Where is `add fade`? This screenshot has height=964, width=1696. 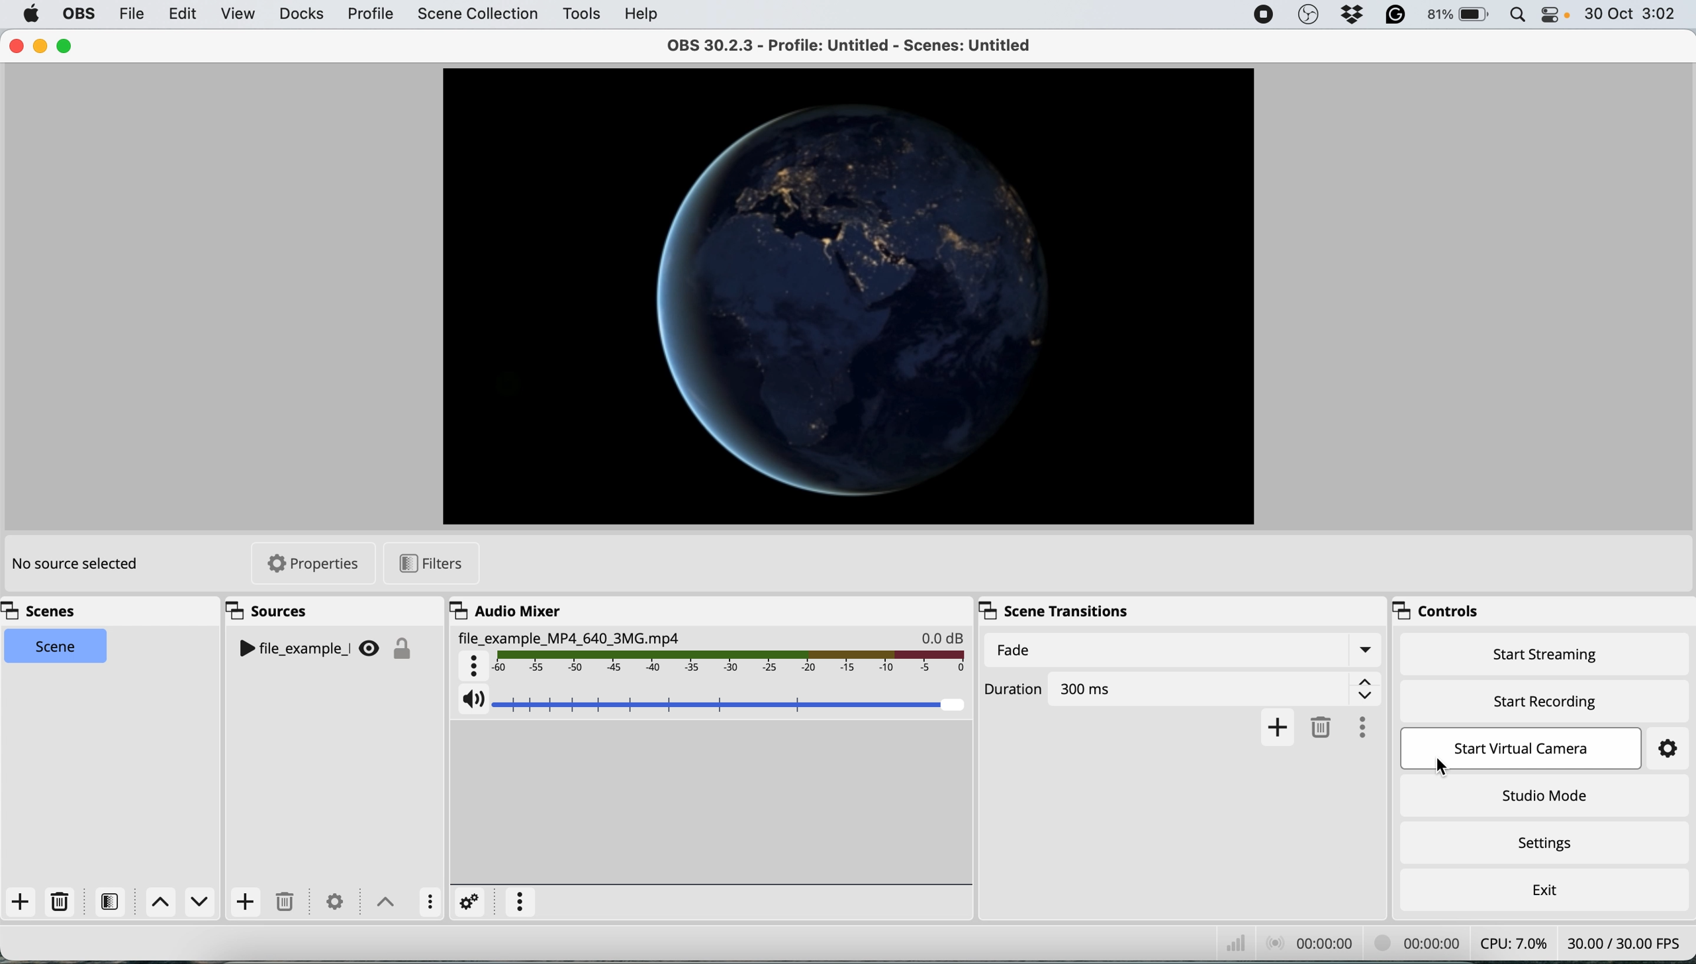
add fade is located at coordinates (1274, 728).